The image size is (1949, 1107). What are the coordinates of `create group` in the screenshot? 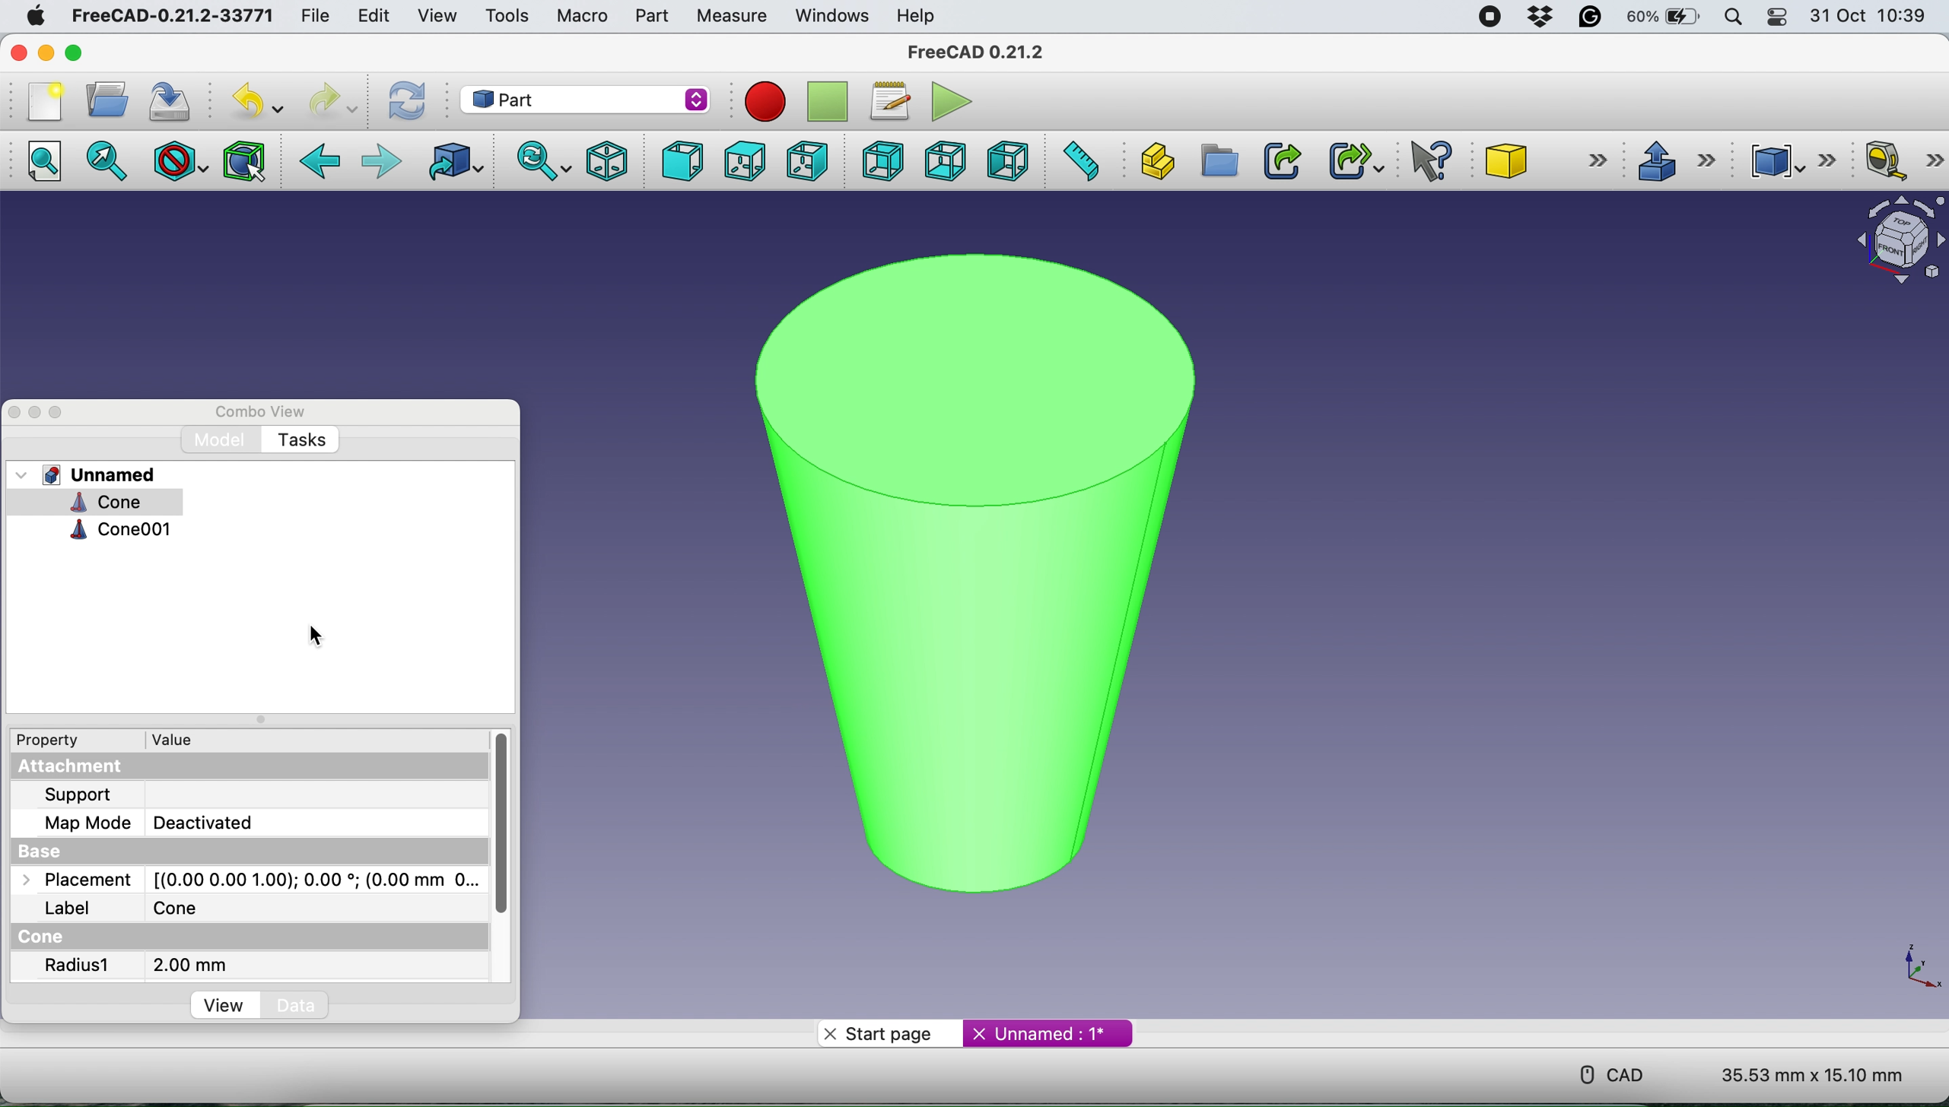 It's located at (1219, 162).